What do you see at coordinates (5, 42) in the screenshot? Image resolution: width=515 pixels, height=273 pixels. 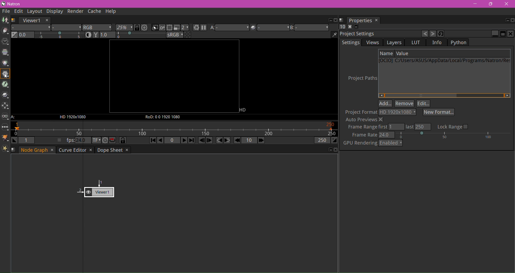 I see `Time` at bounding box center [5, 42].